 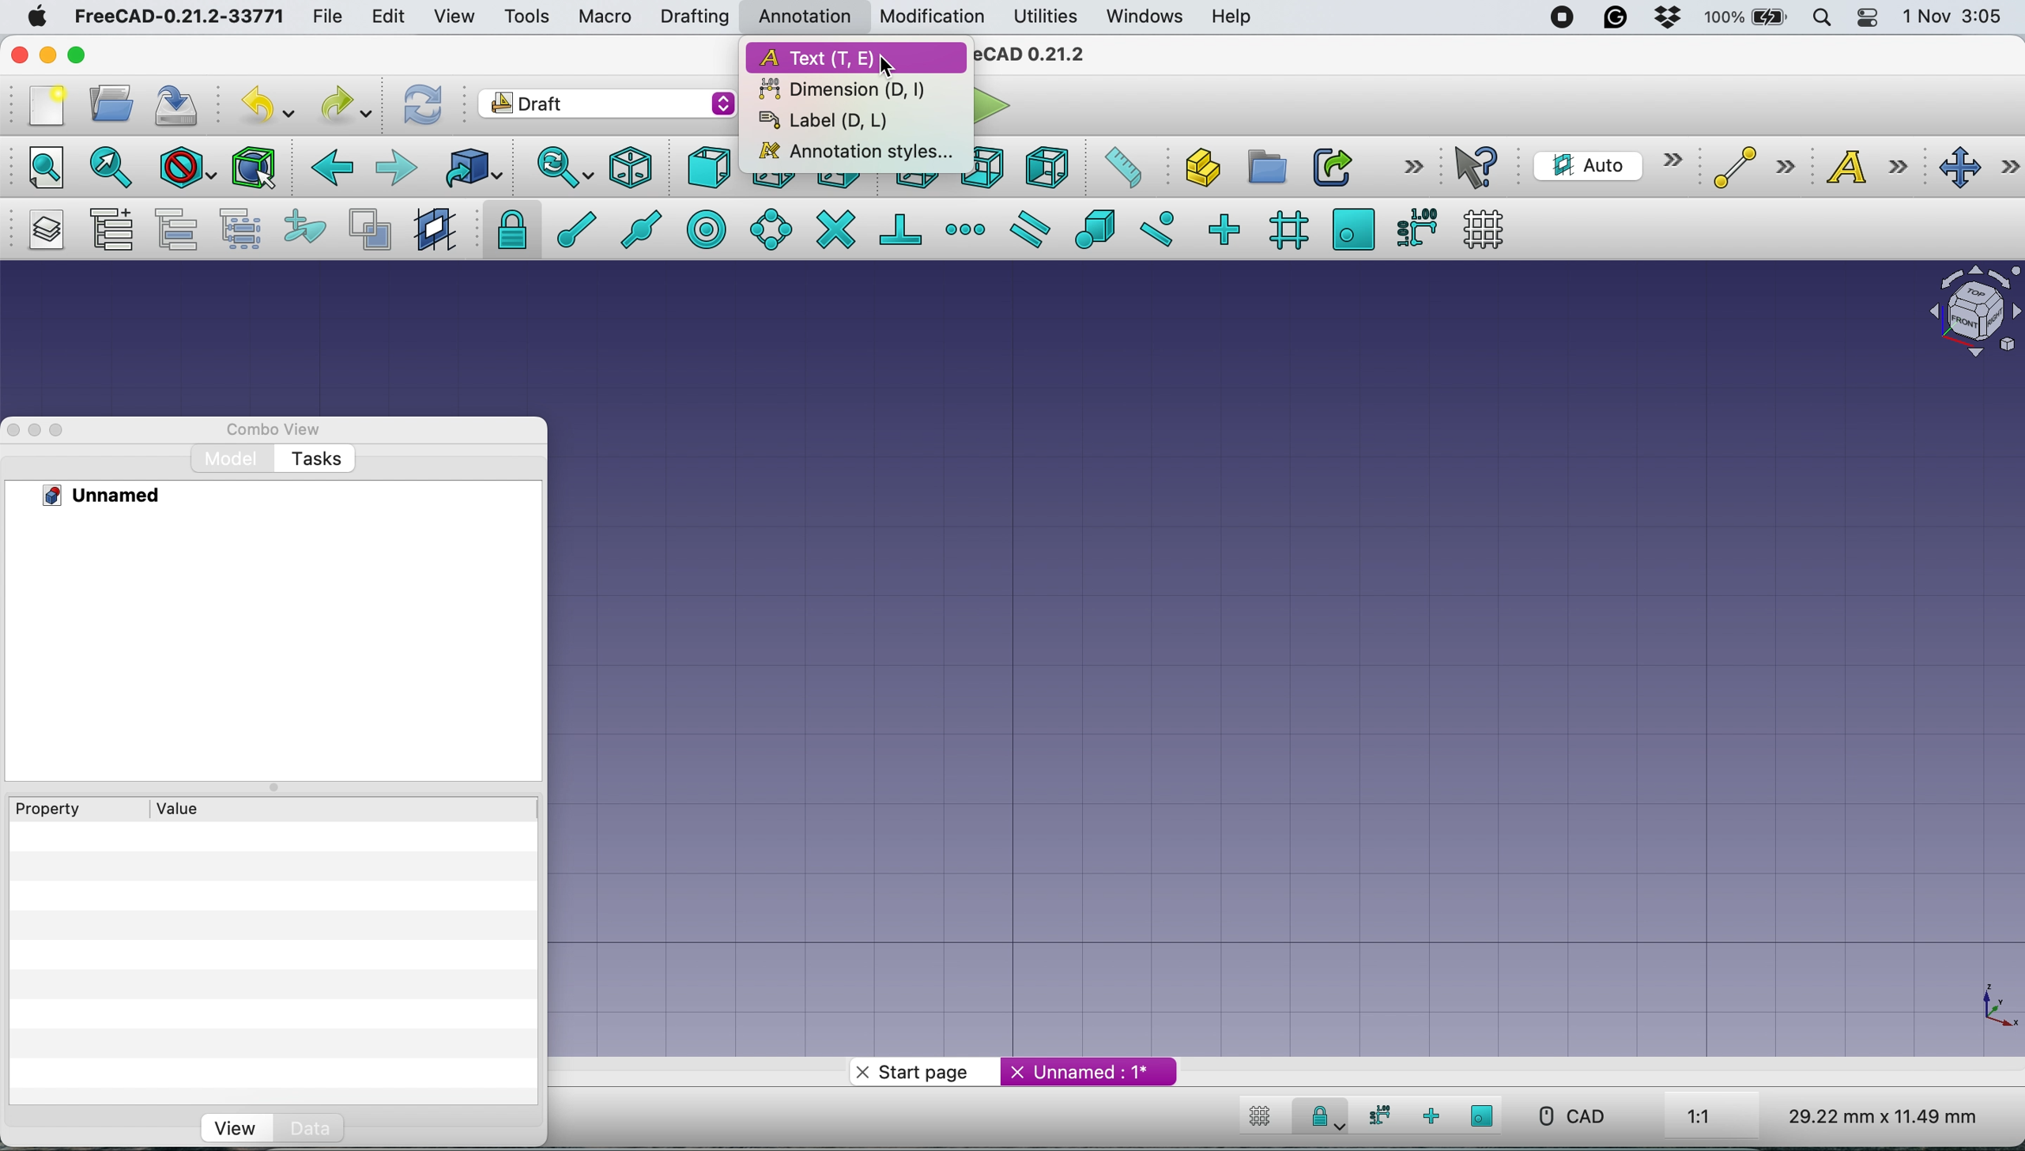 I want to click on sync view, so click(x=564, y=168).